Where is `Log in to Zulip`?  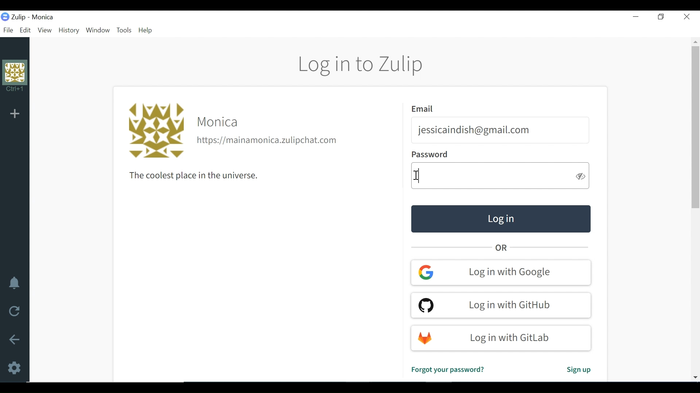 Log in to Zulip is located at coordinates (362, 65).